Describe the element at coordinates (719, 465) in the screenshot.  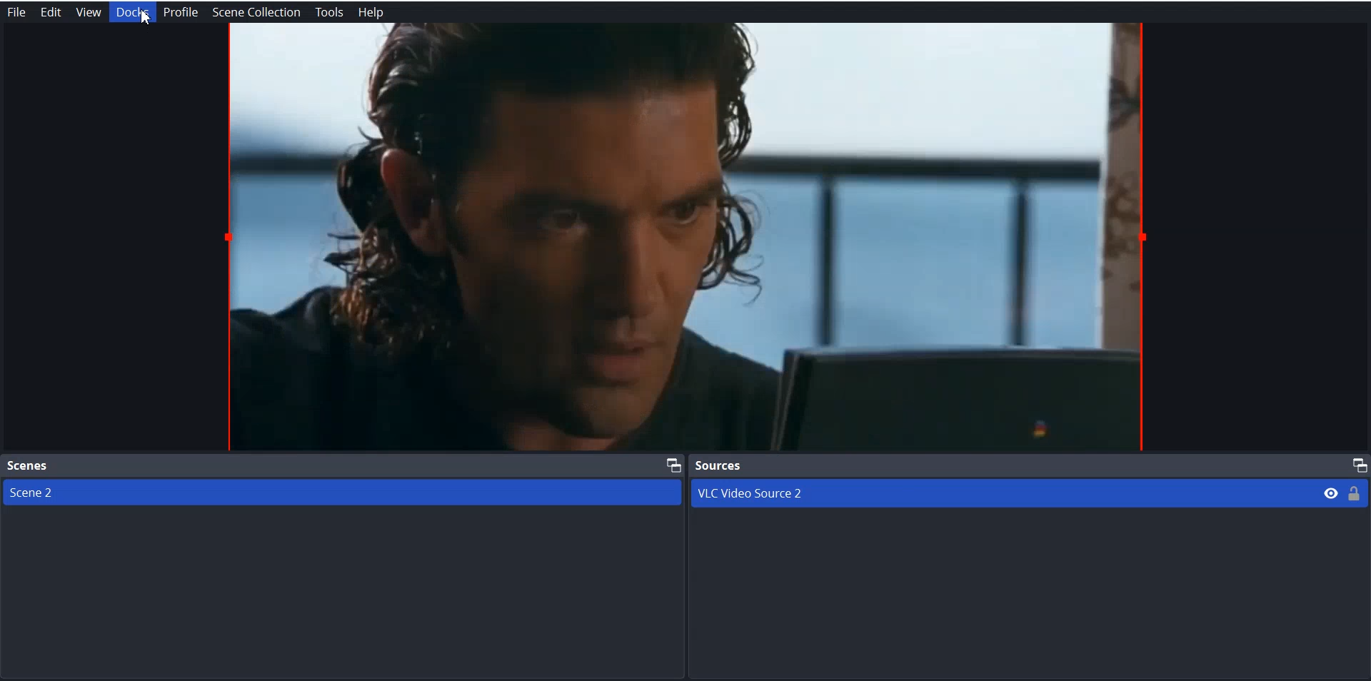
I see `Source` at that location.